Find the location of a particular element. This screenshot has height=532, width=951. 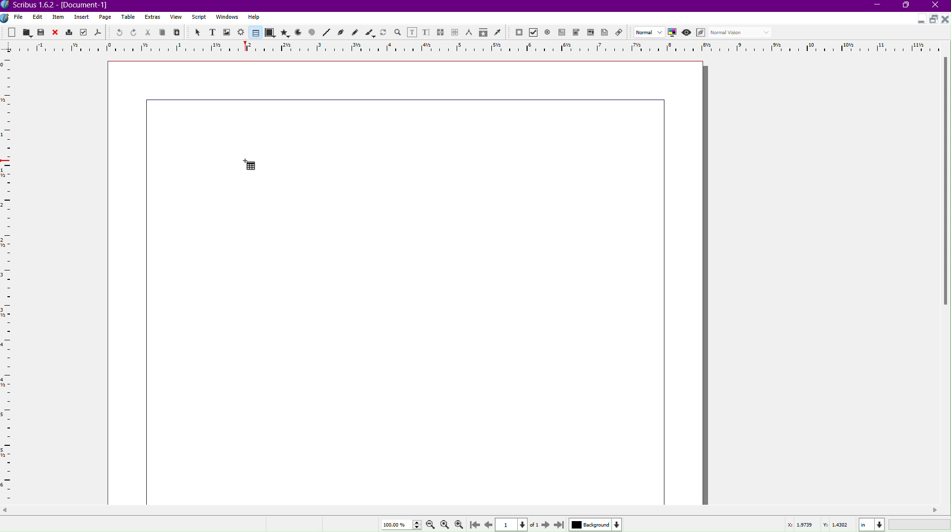

File is located at coordinates (17, 17).